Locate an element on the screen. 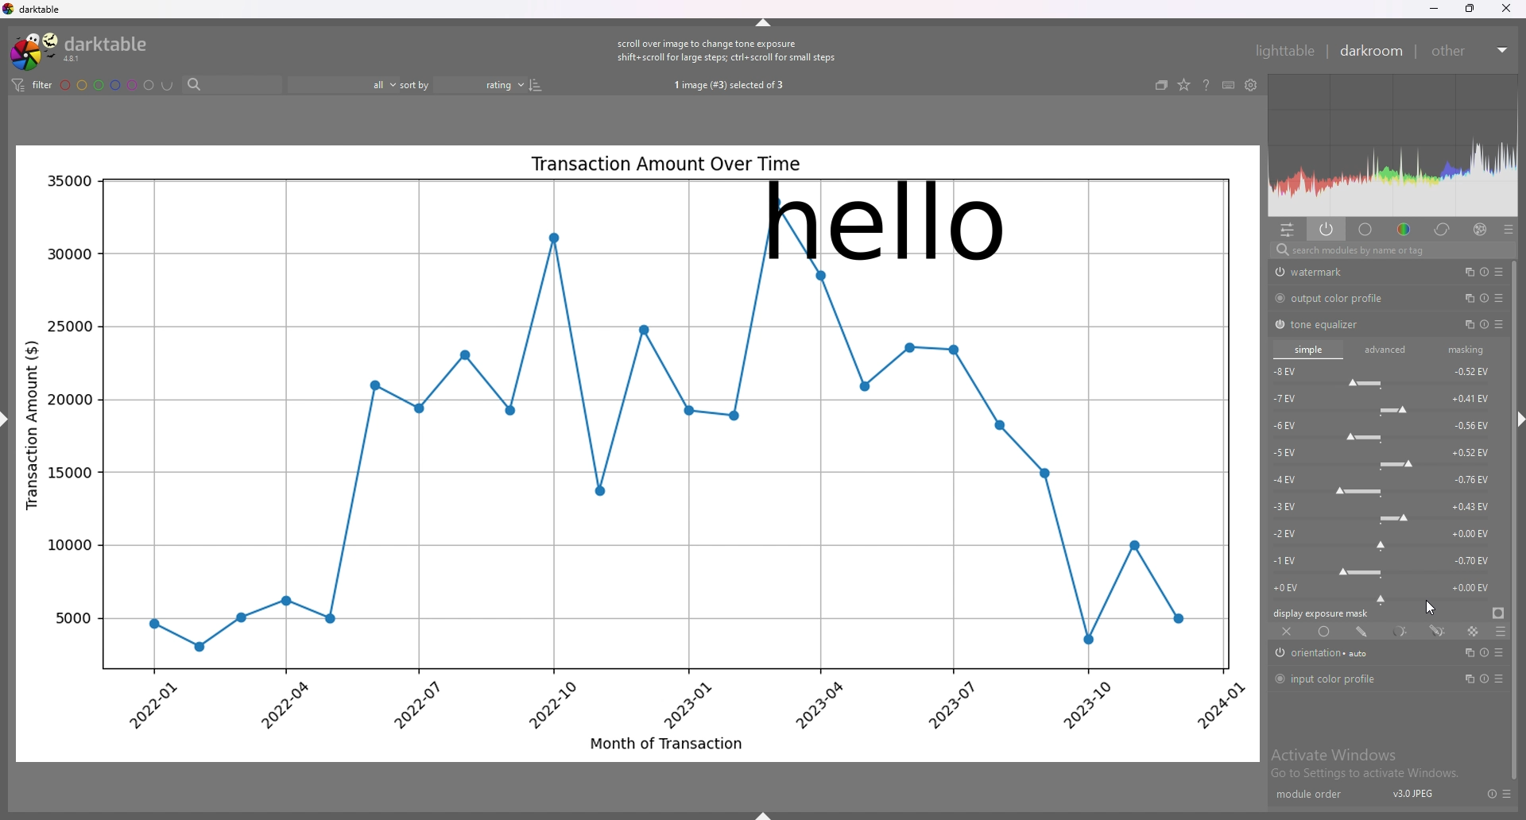  darktable logo is located at coordinates (85, 50).